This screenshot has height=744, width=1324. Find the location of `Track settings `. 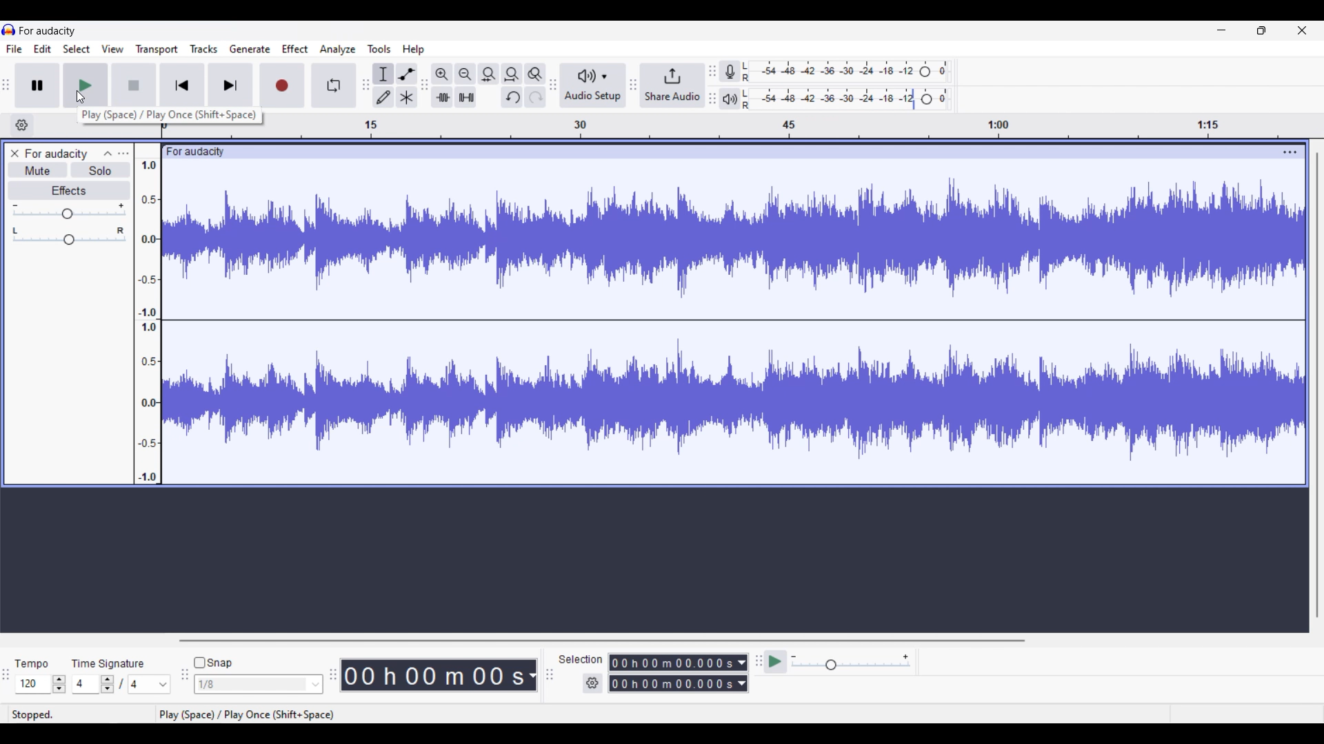

Track settings  is located at coordinates (1290, 152).